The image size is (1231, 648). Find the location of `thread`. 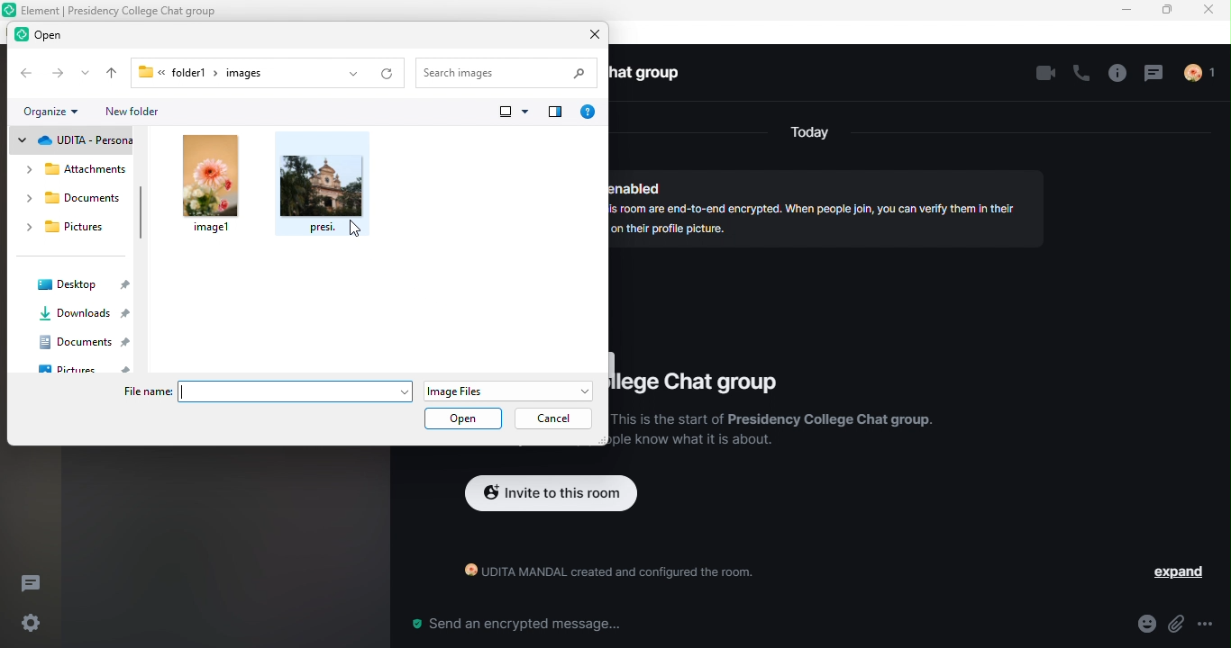

thread is located at coordinates (1158, 74).